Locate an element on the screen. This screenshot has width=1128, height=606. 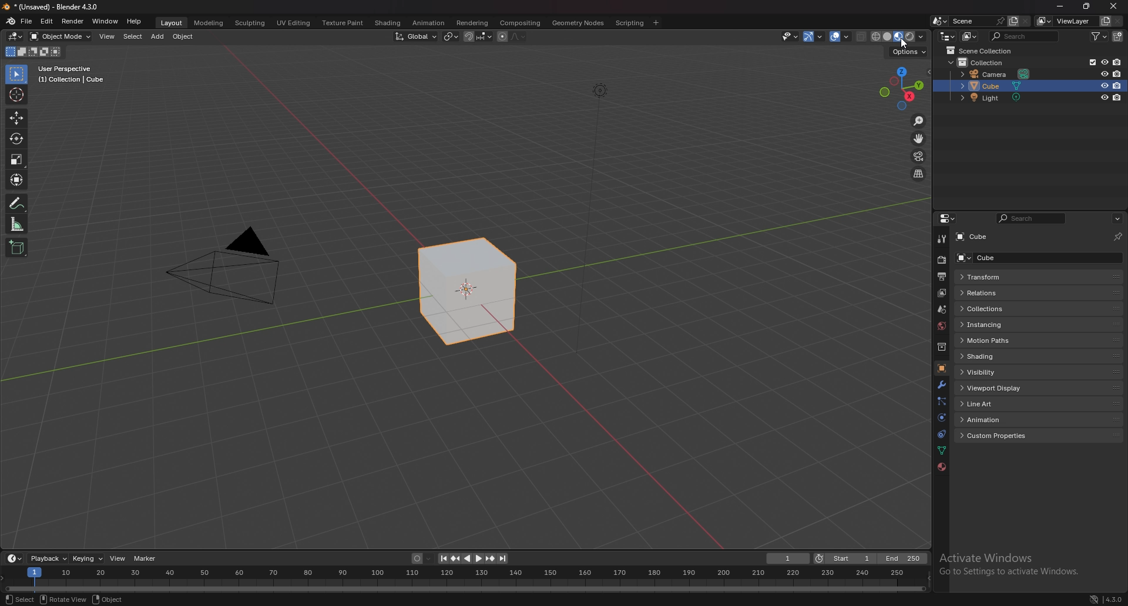
uv editing is located at coordinates (293, 23).